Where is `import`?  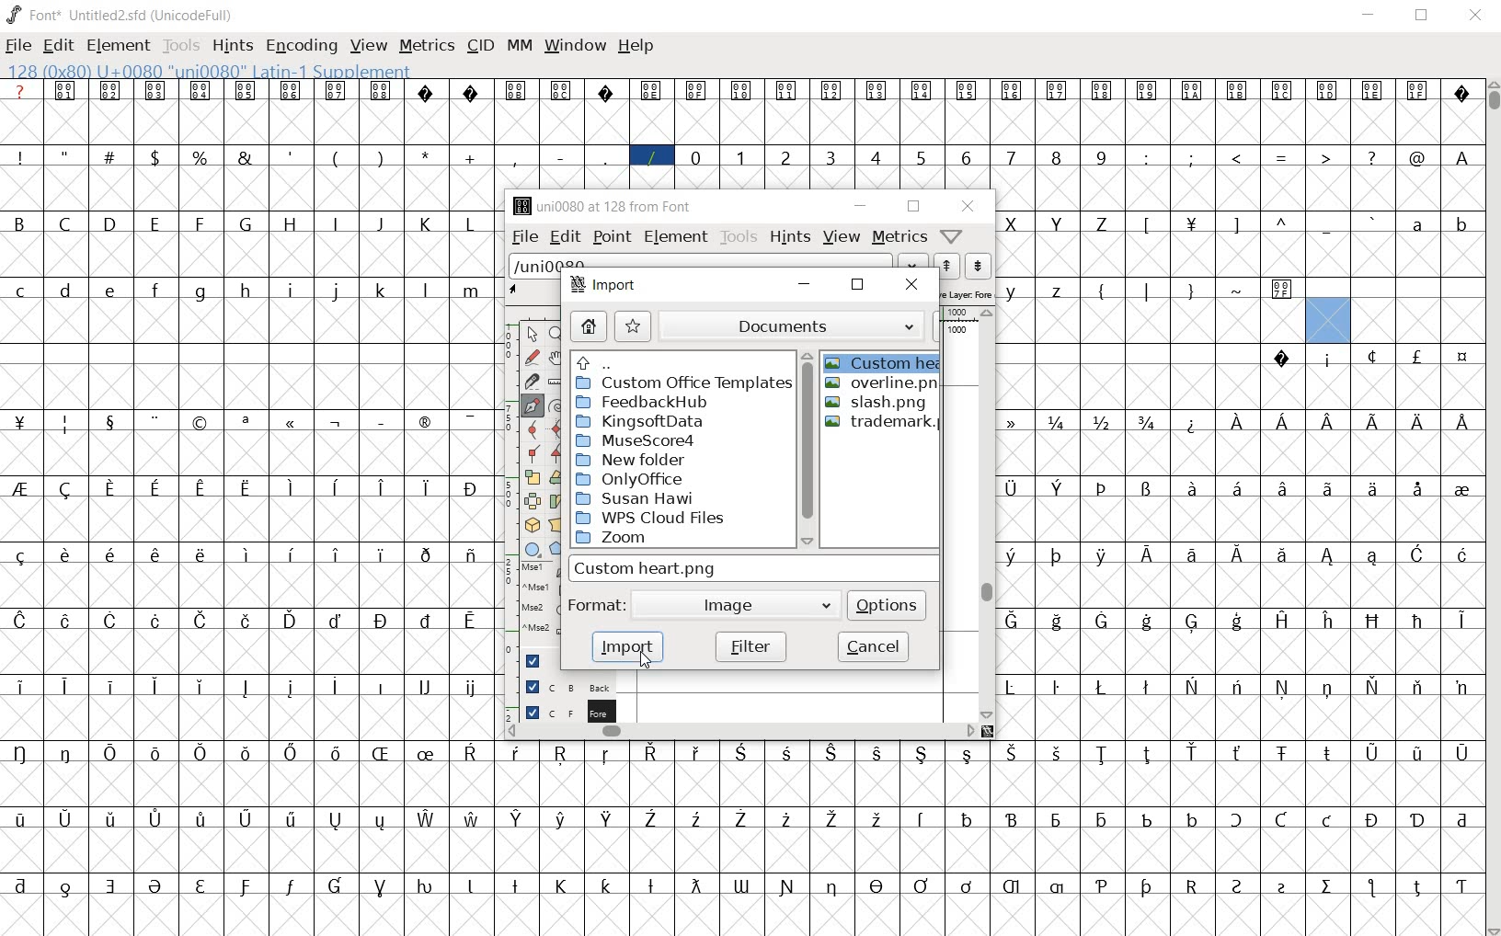 import is located at coordinates (602, 284).